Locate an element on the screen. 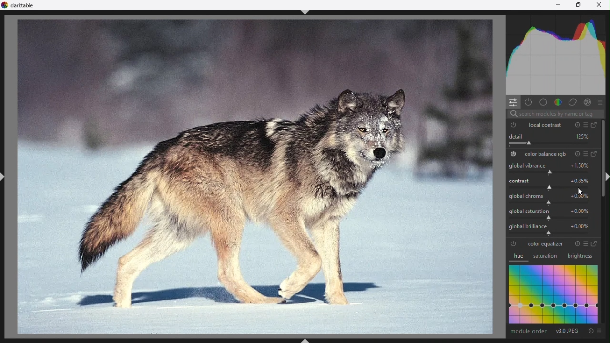 Image resolution: width=610 pixels, height=343 pixels. histogram is located at coordinates (558, 53).